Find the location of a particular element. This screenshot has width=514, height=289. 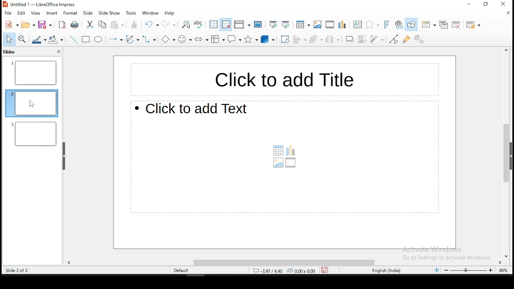

 slide layout is located at coordinates (473, 25).